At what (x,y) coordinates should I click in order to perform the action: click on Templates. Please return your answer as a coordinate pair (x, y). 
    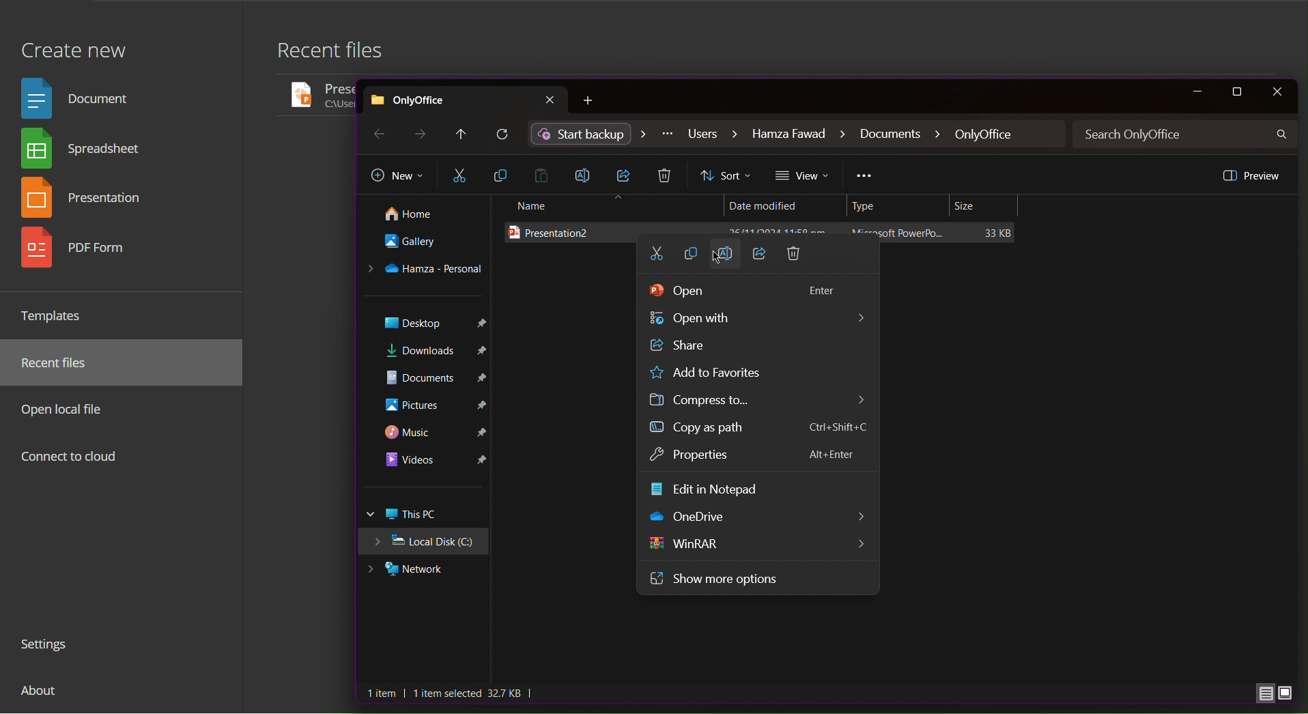
    Looking at the image, I should click on (57, 315).